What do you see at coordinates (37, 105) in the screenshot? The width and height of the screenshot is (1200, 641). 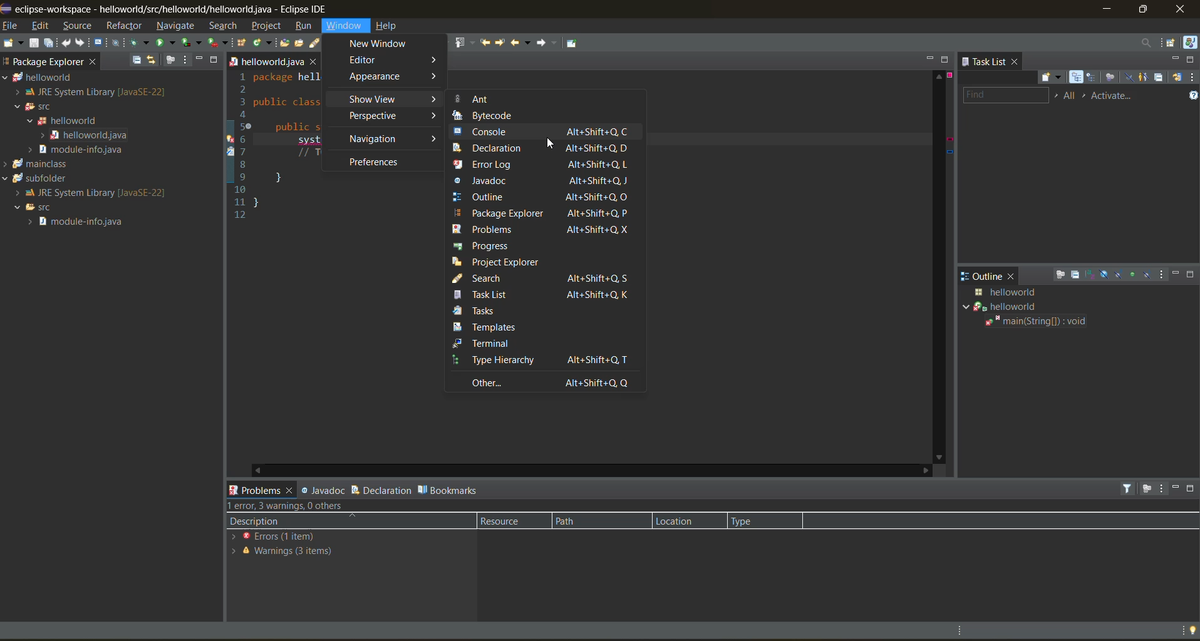 I see `SFC` at bounding box center [37, 105].